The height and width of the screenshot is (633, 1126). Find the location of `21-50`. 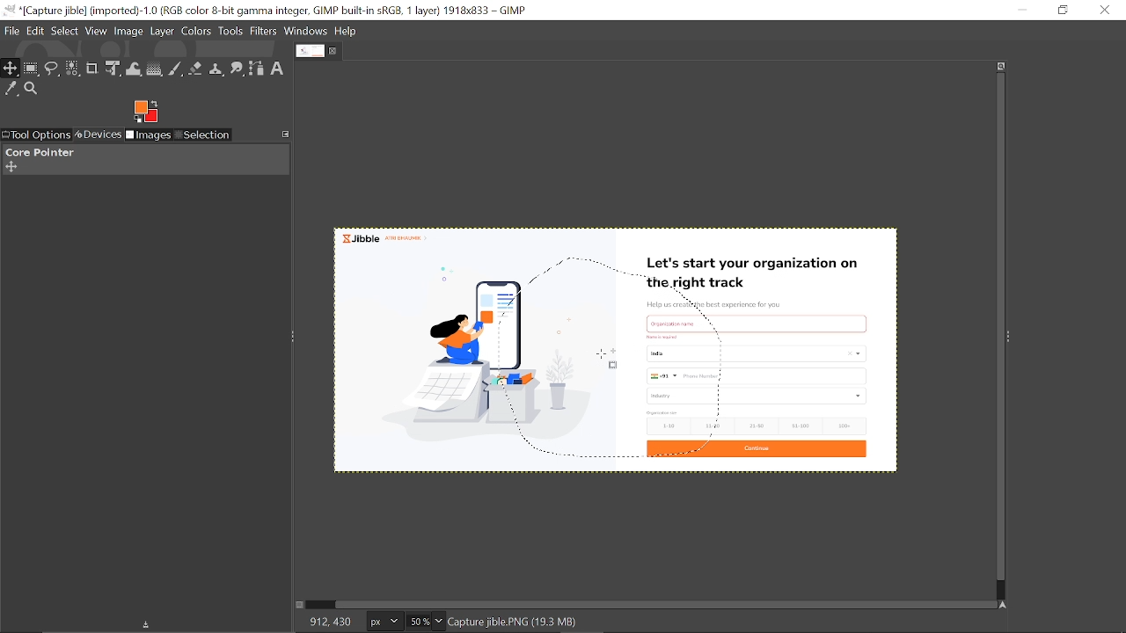

21-50 is located at coordinates (758, 426).